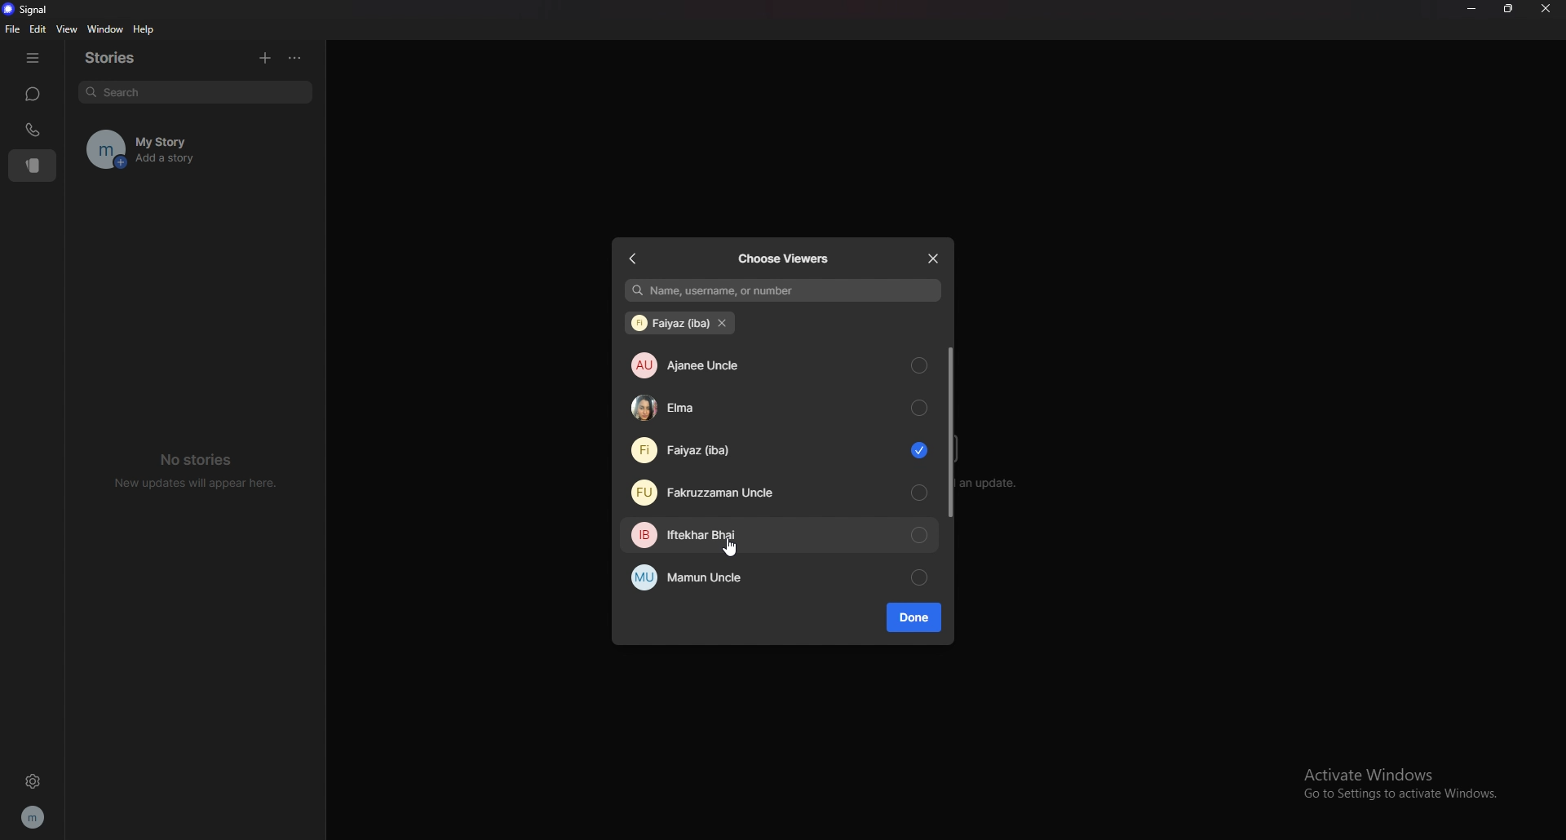 This screenshot has height=840, width=1566. Describe the element at coordinates (105, 29) in the screenshot. I see `window` at that location.